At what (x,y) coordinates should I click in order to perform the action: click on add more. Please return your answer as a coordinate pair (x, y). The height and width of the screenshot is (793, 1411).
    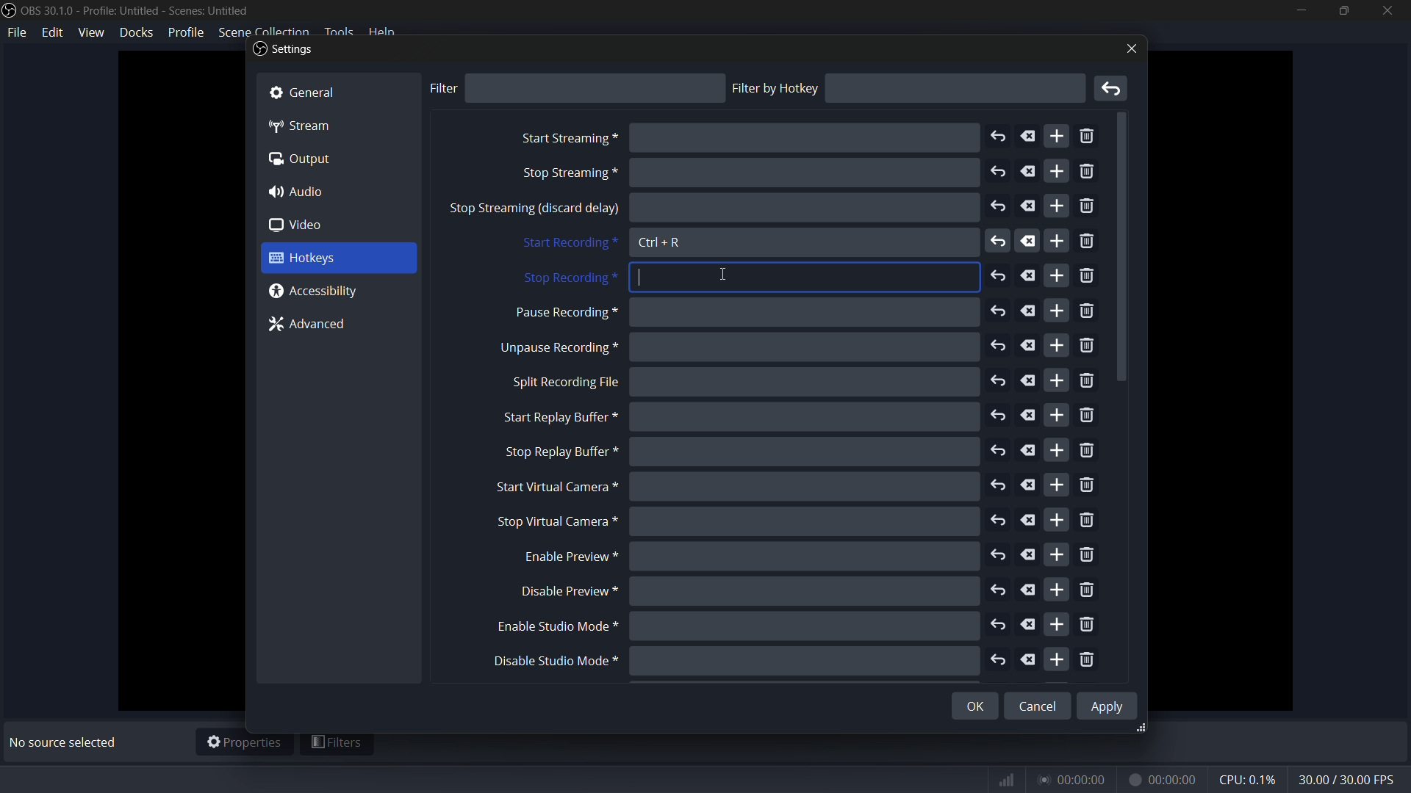
    Looking at the image, I should click on (1058, 519).